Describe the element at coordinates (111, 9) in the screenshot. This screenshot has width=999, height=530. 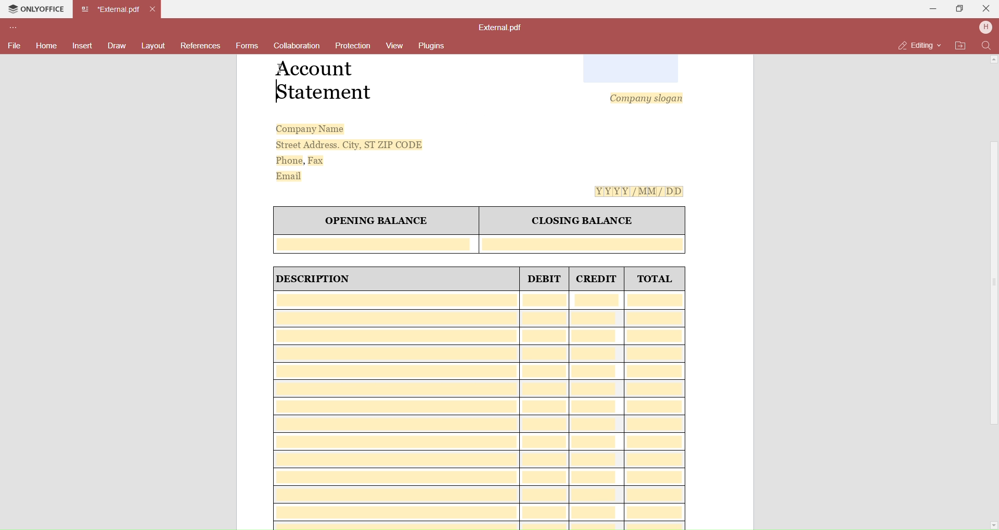
I see `Current open tab` at that location.